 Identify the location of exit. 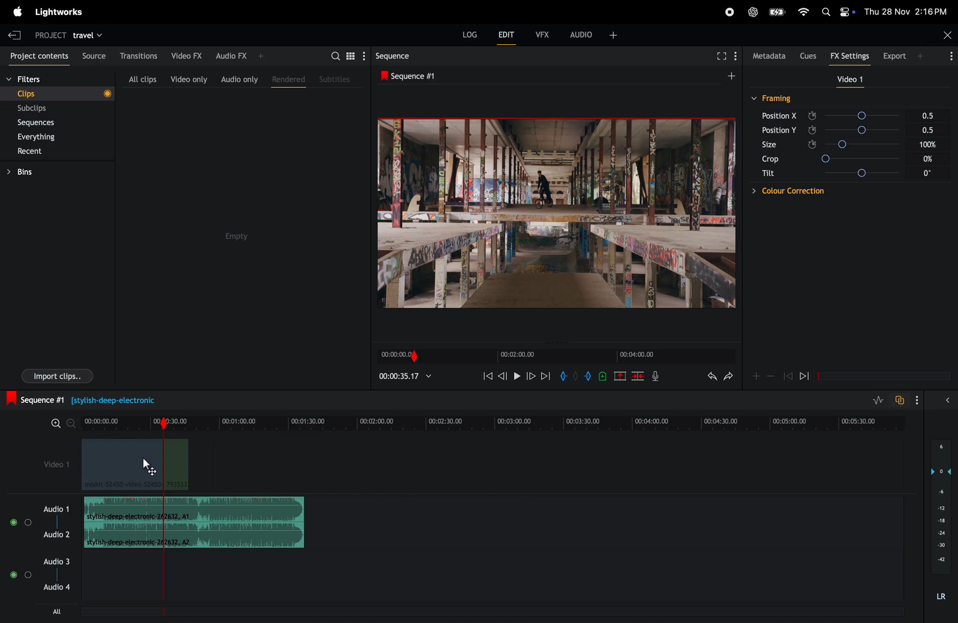
(12, 34).